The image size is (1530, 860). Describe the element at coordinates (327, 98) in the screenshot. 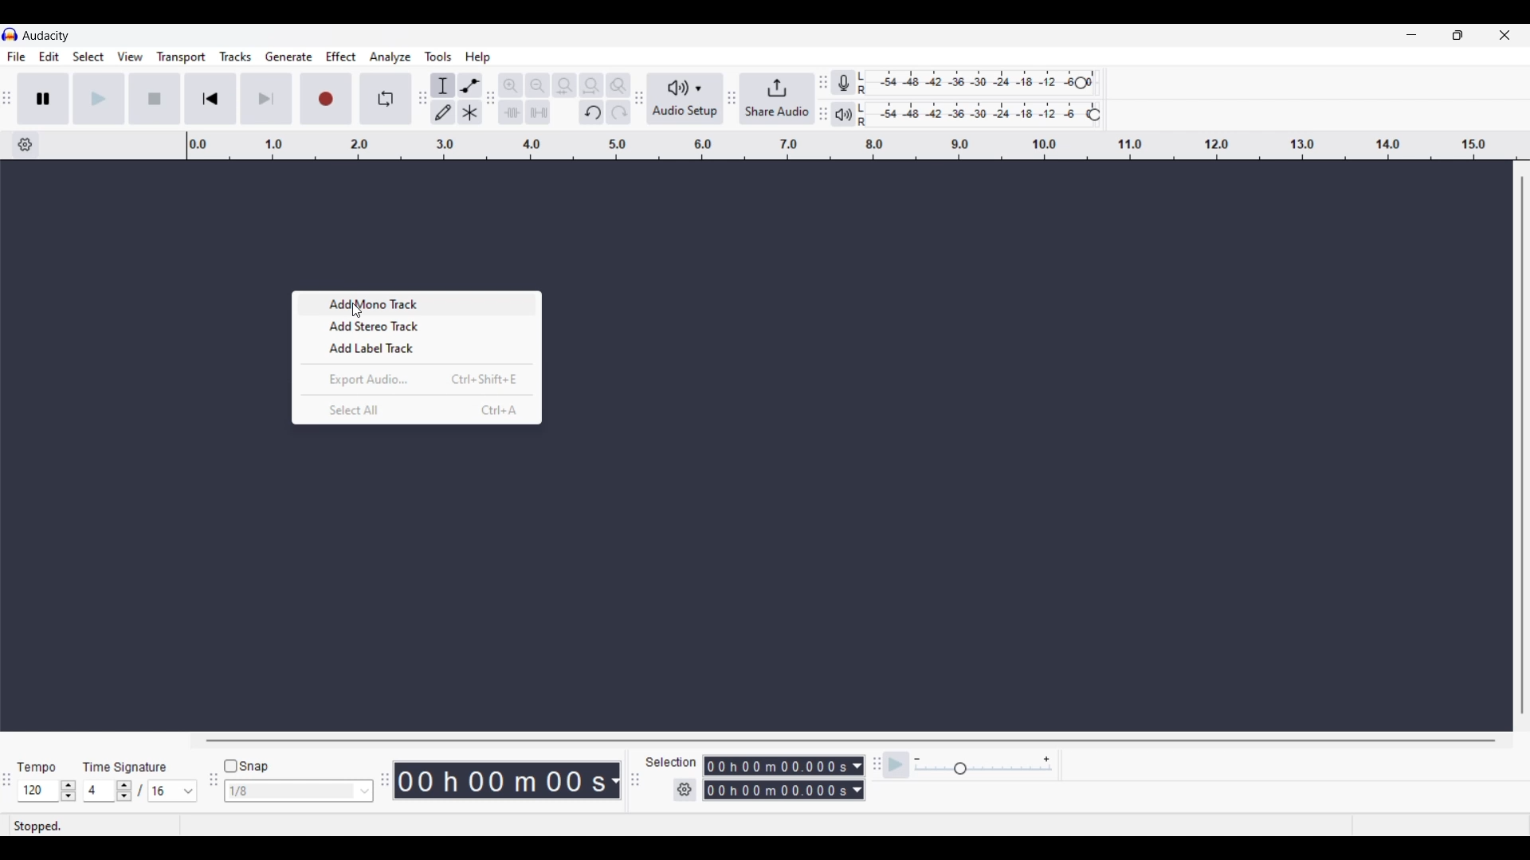

I see `Record/Record new track` at that location.